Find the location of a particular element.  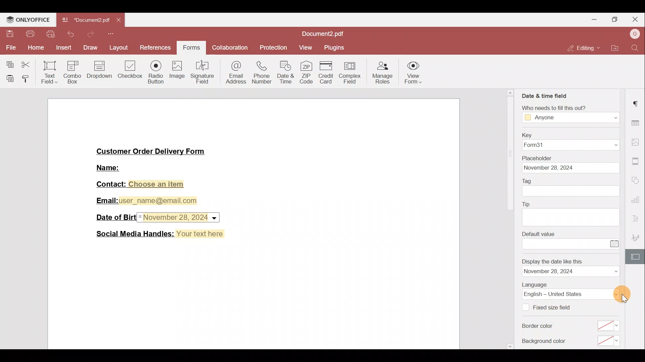

View form is located at coordinates (412, 74).